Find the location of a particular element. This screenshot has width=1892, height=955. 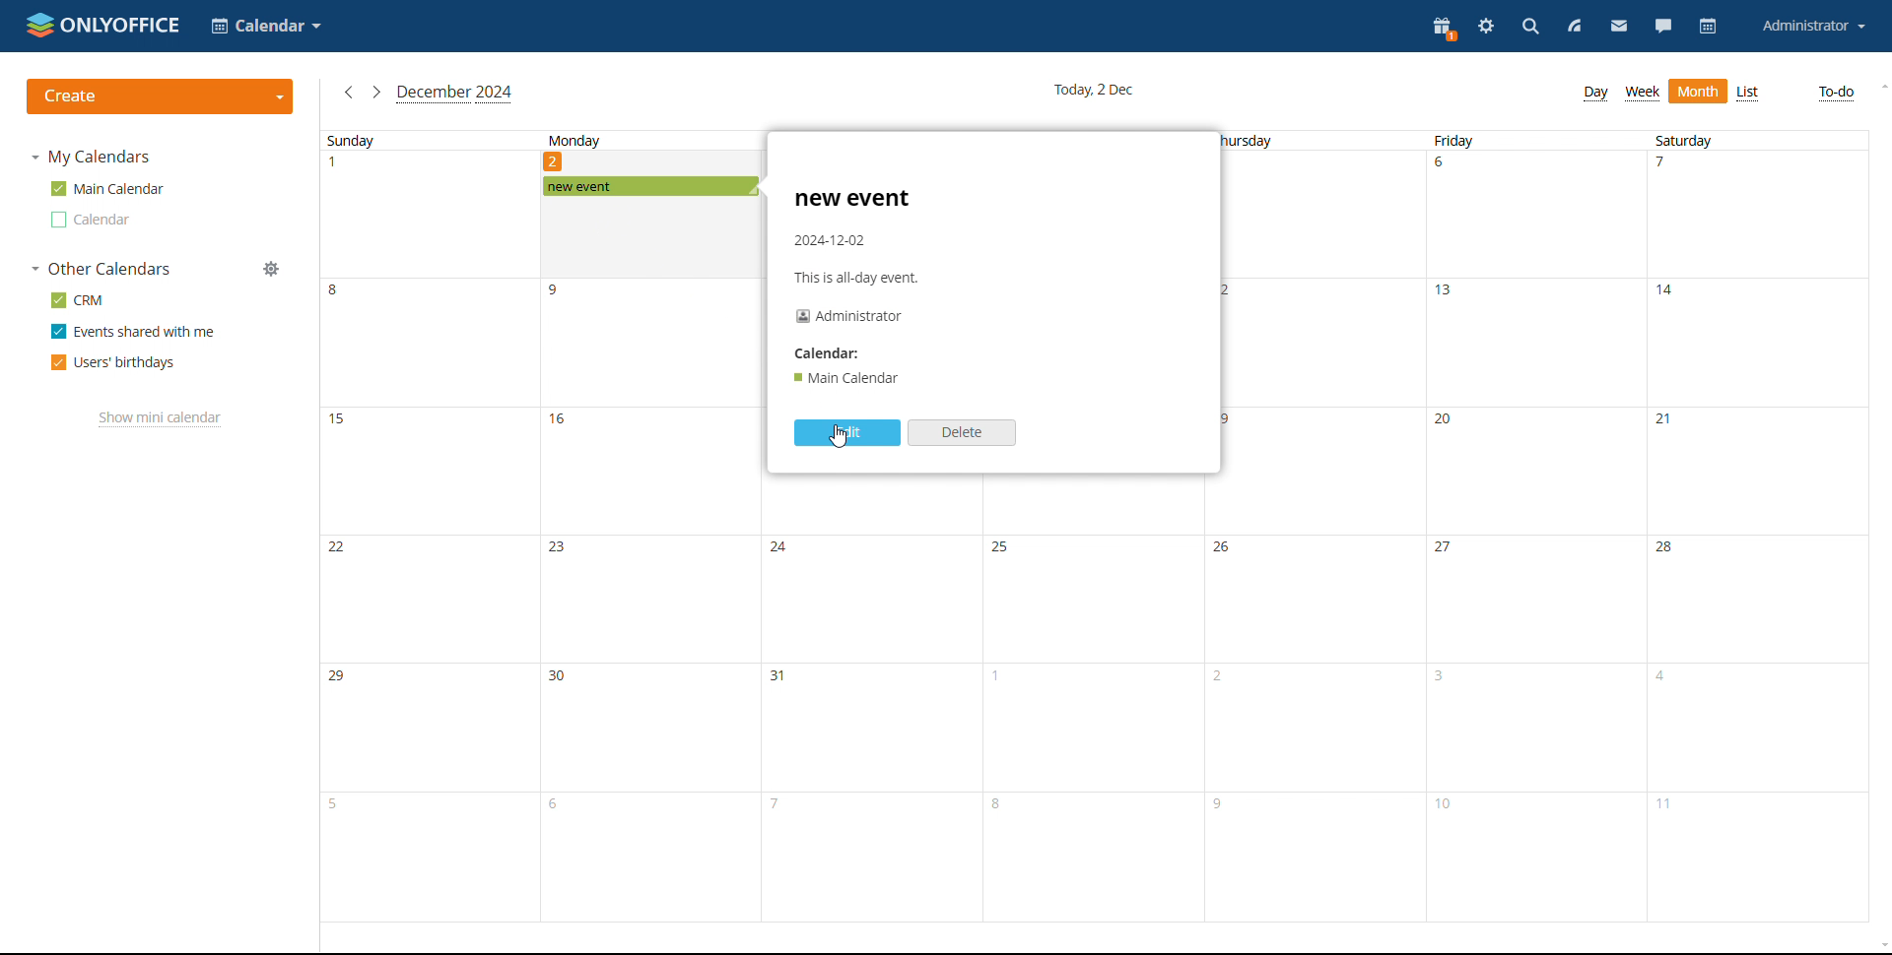

month view is located at coordinates (1698, 92).